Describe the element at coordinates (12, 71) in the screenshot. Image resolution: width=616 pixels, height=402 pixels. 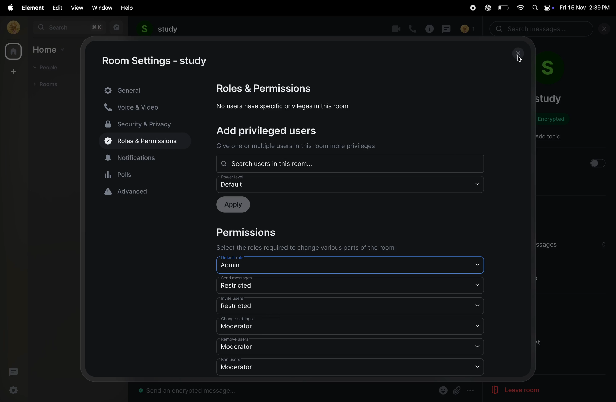
I see `create space` at that location.